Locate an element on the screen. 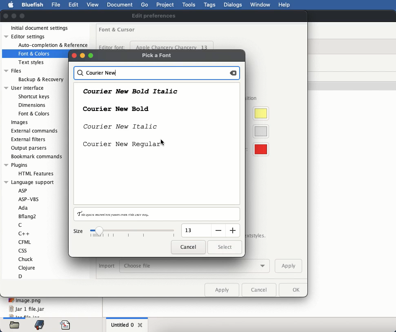  choose file is located at coordinates (194, 266).